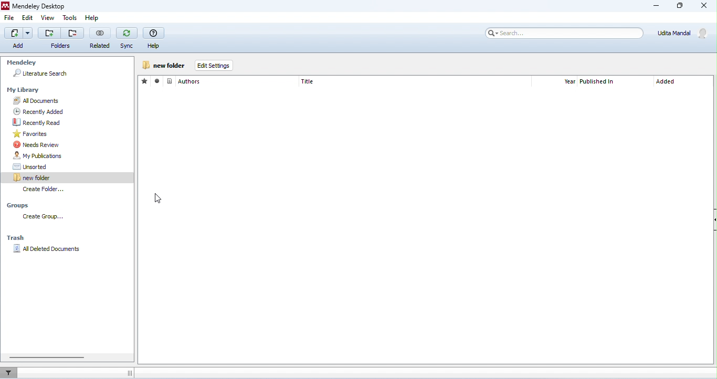 The height and width of the screenshot is (379, 717). What do you see at coordinates (158, 198) in the screenshot?
I see `cursor` at bounding box center [158, 198].